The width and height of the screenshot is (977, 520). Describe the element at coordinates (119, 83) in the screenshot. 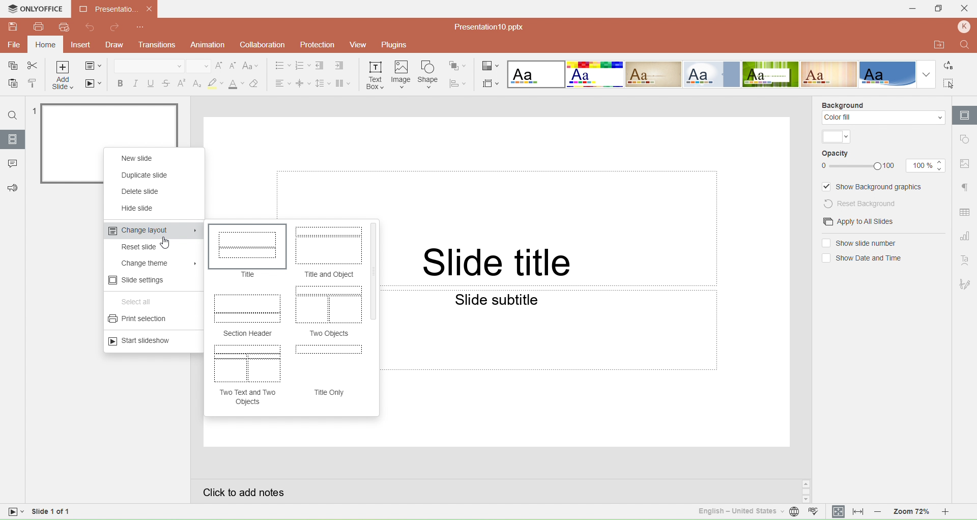

I see `Bold` at that location.